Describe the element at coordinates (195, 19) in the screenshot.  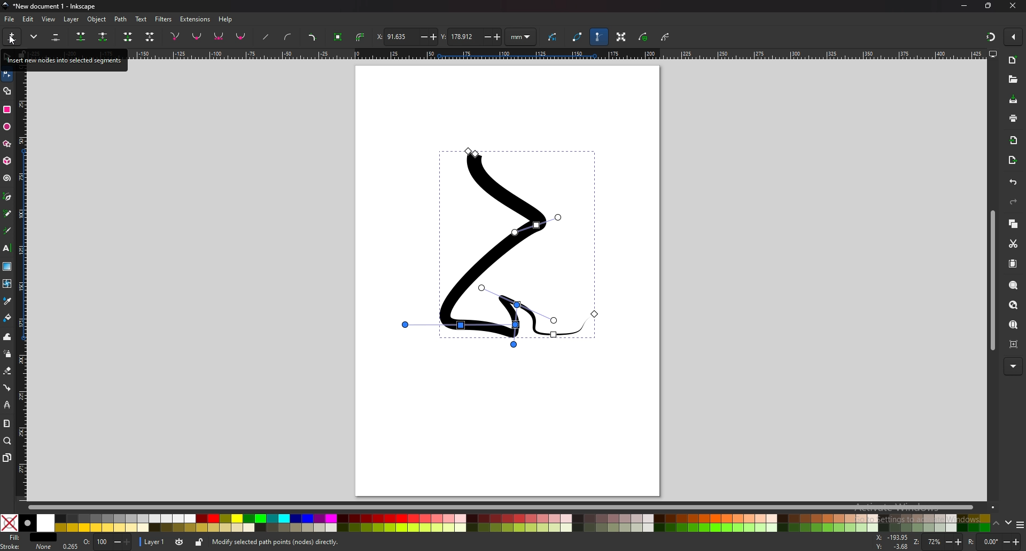
I see `extensions` at that location.